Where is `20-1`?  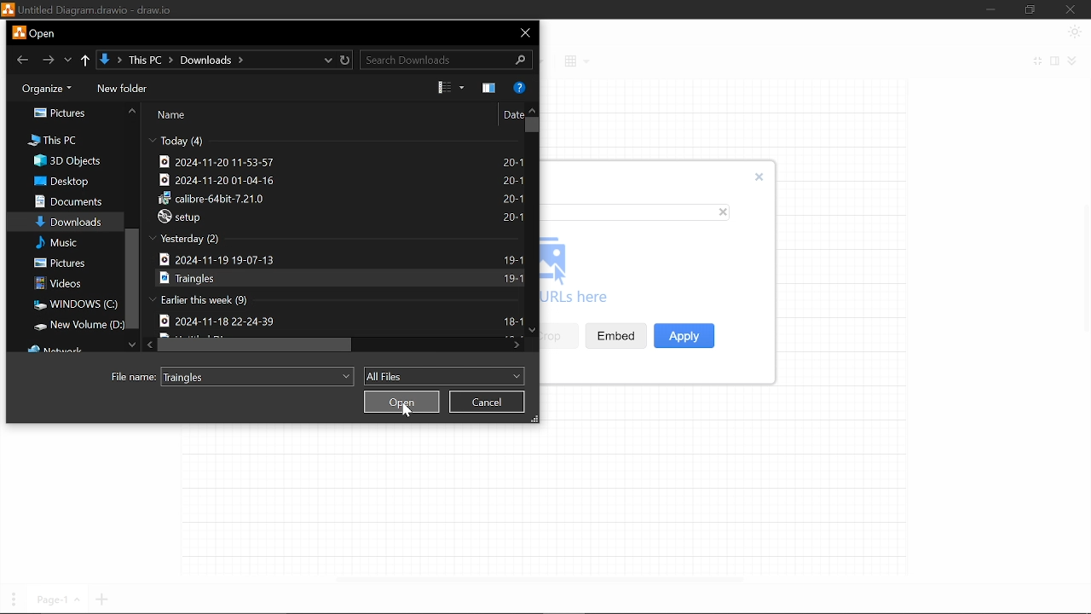 20-1 is located at coordinates (514, 182).